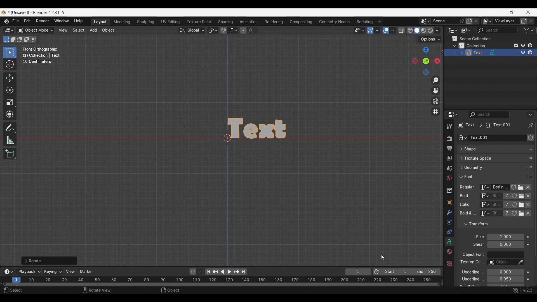 The image size is (537, 302). What do you see at coordinates (512, 12) in the screenshot?
I see `Show interface in a smaller tab` at bounding box center [512, 12].